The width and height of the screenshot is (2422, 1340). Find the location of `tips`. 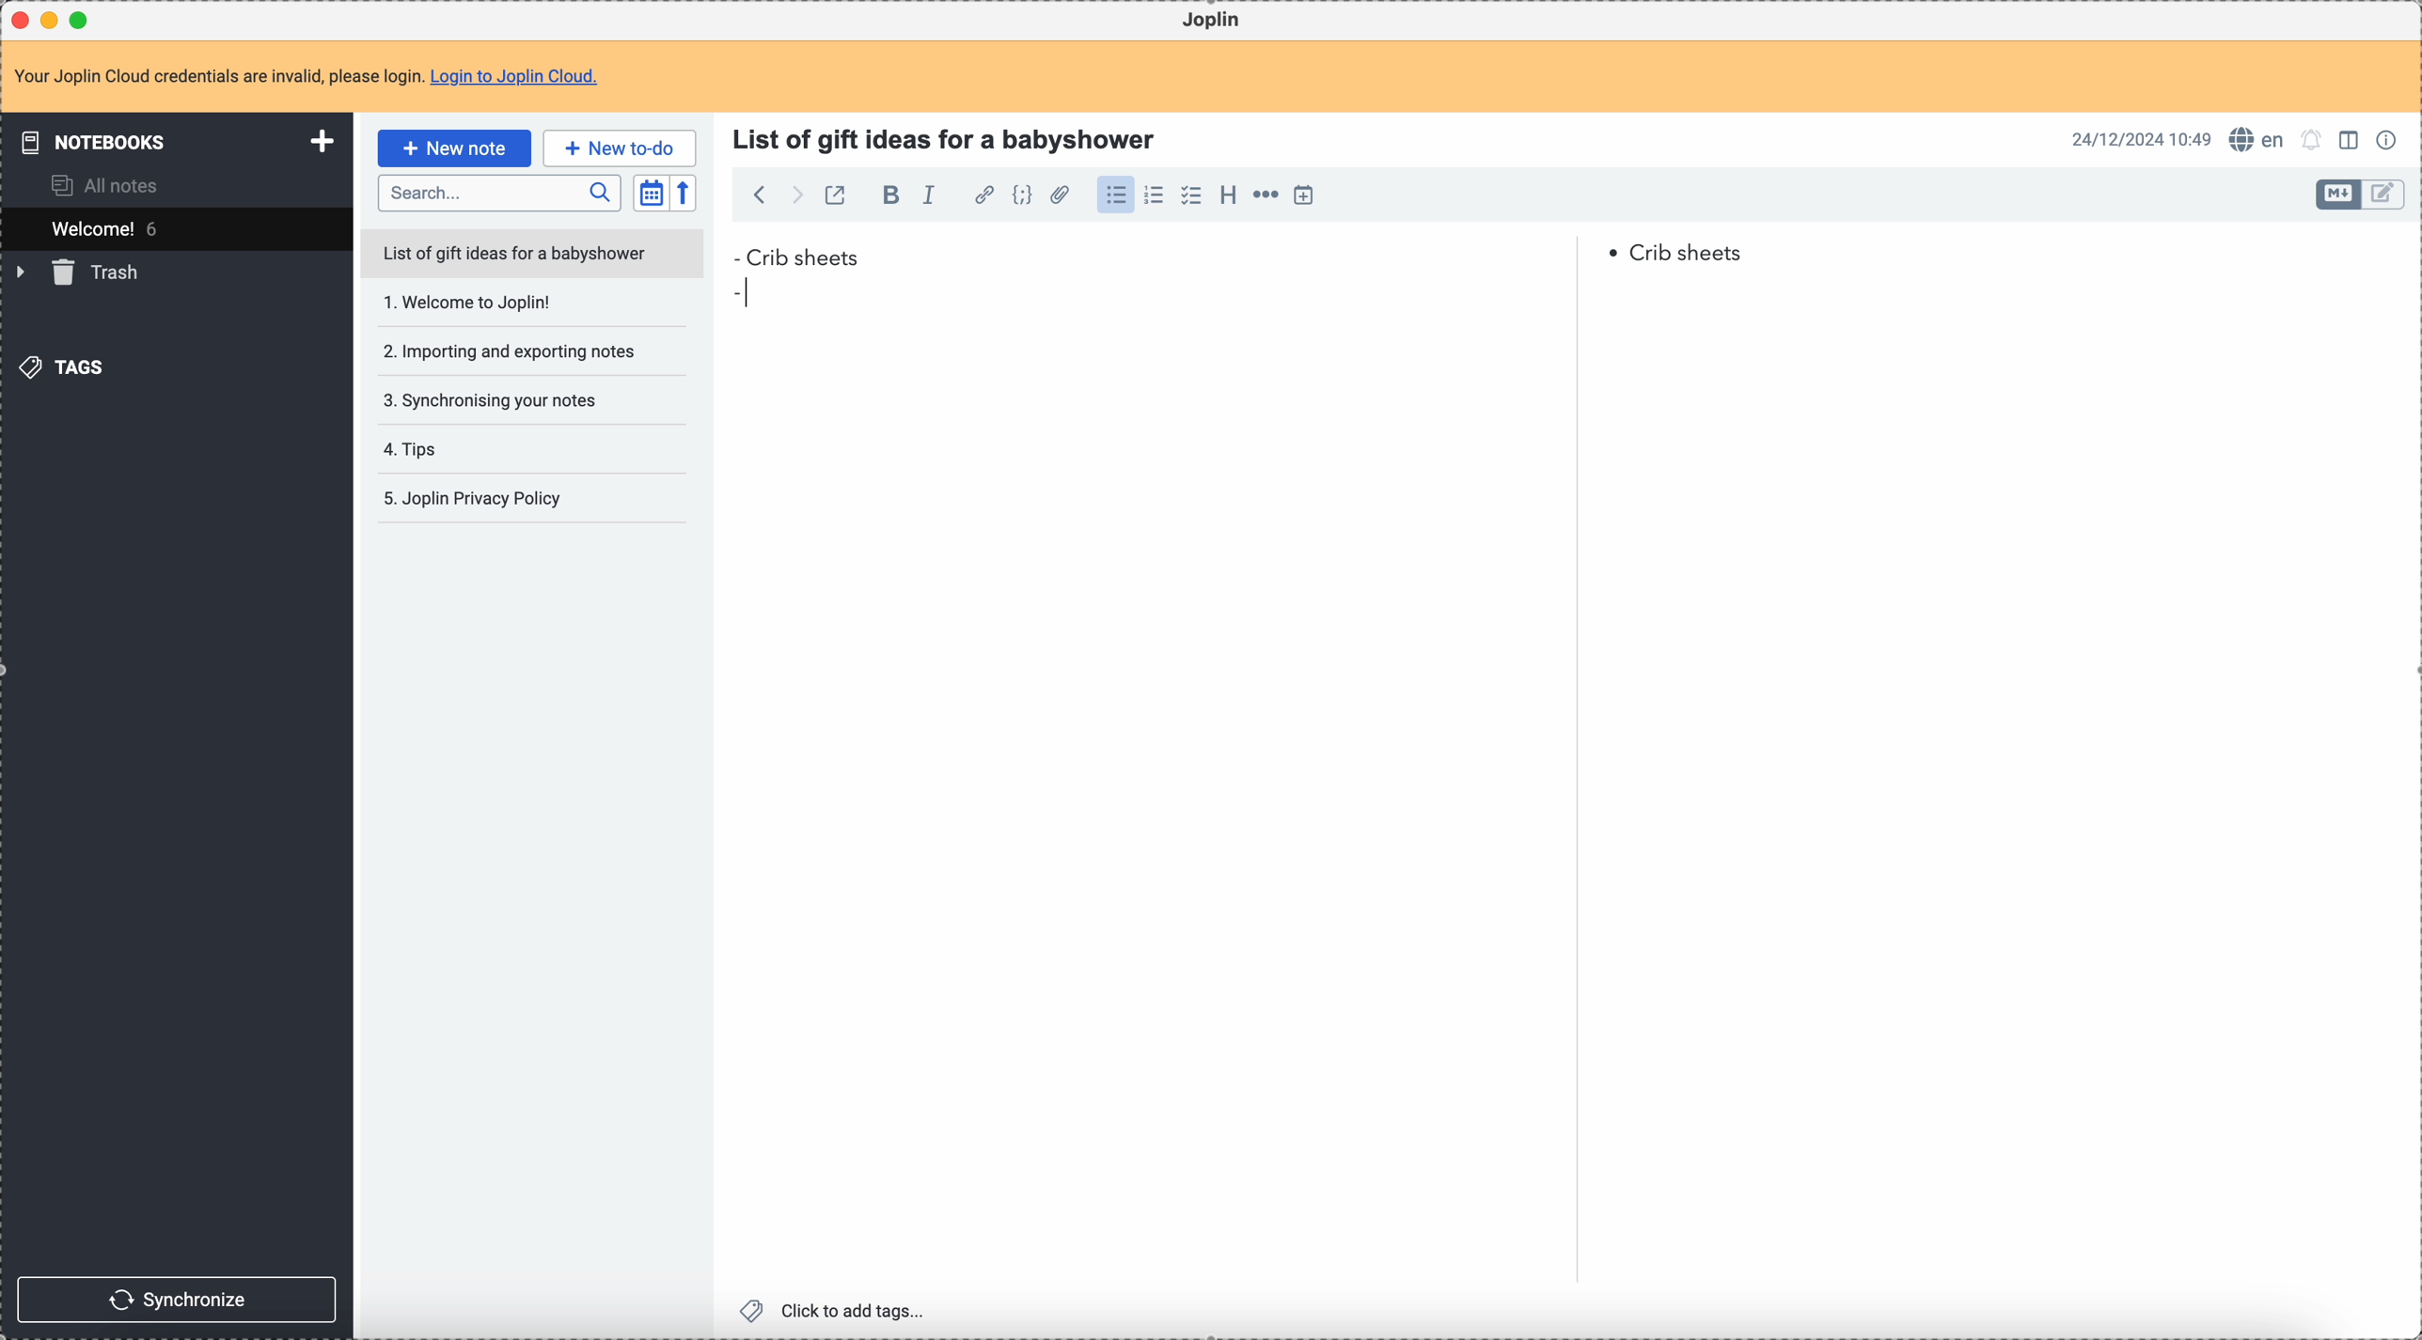

tips is located at coordinates (468, 449).